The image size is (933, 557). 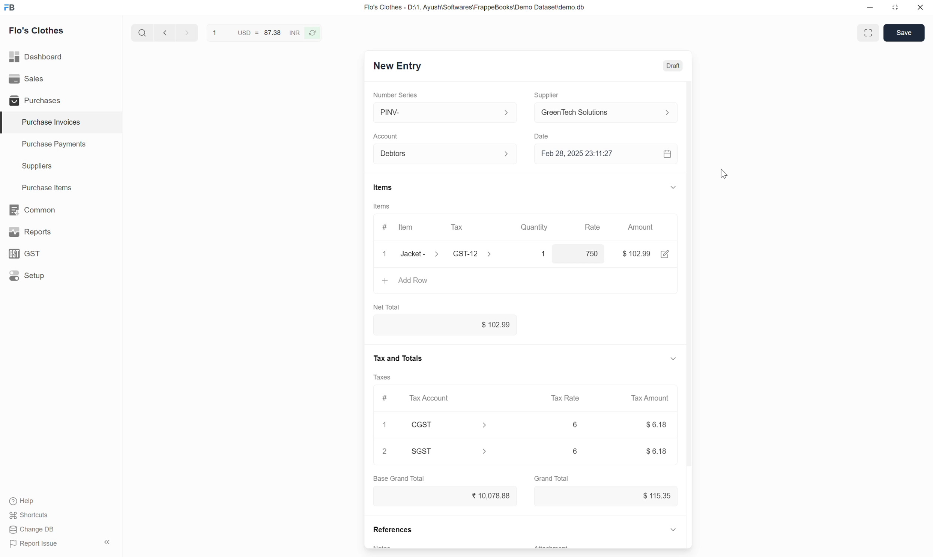 What do you see at coordinates (537, 254) in the screenshot?
I see `1` at bounding box center [537, 254].